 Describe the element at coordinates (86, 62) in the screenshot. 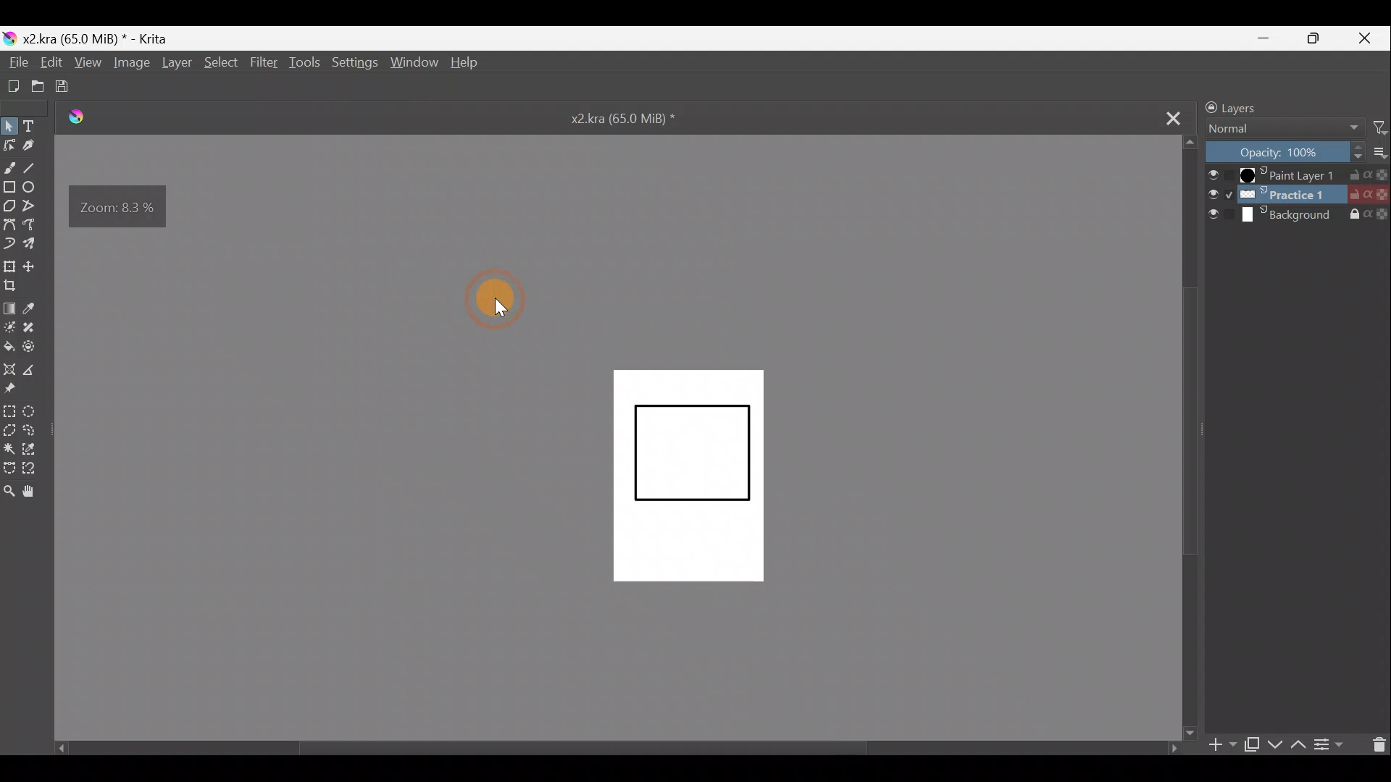

I see `View` at that location.